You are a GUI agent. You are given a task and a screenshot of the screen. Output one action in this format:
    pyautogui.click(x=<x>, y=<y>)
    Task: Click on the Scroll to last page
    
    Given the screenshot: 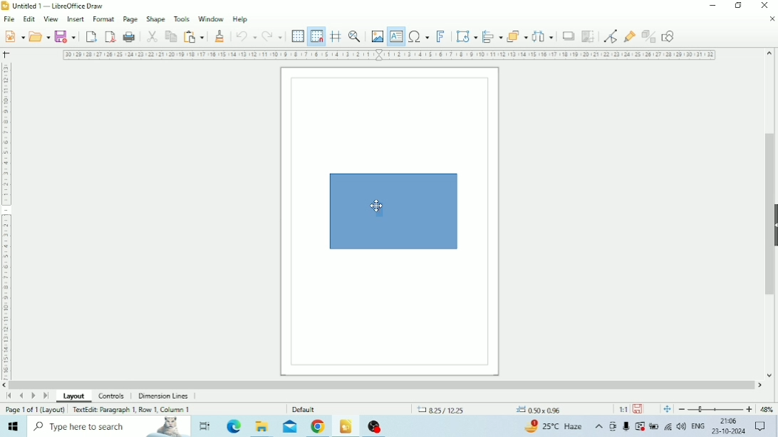 What is the action you would take?
    pyautogui.click(x=46, y=396)
    